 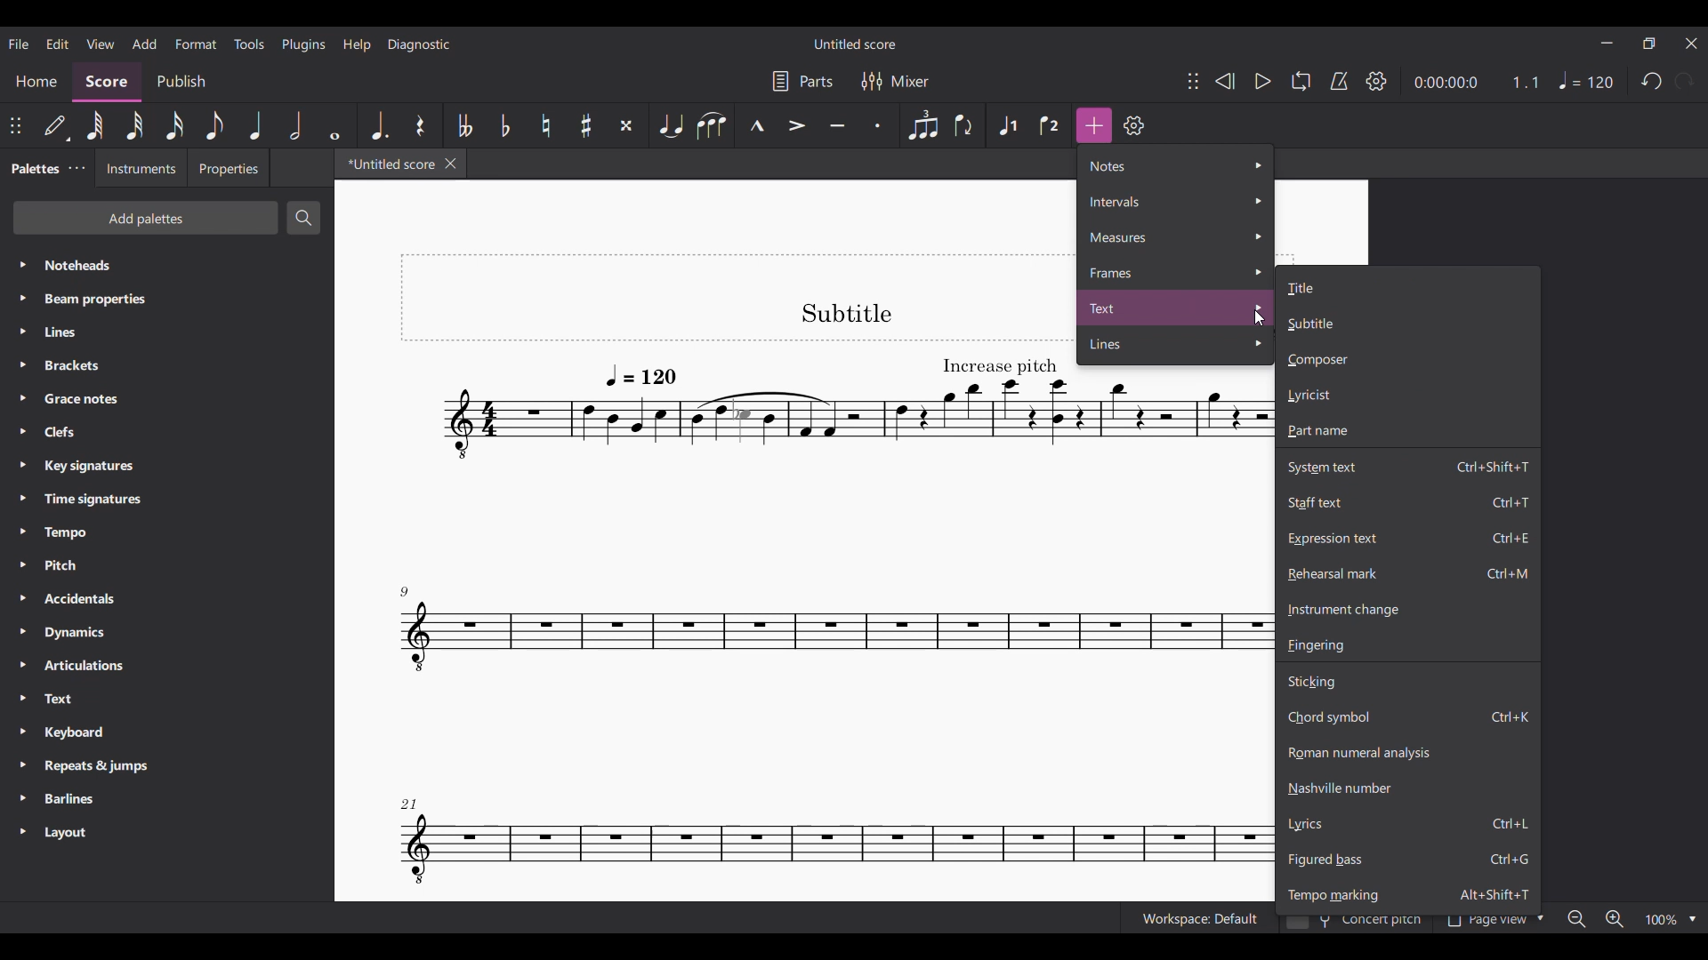 What do you see at coordinates (95, 125) in the screenshot?
I see `64th note` at bounding box center [95, 125].